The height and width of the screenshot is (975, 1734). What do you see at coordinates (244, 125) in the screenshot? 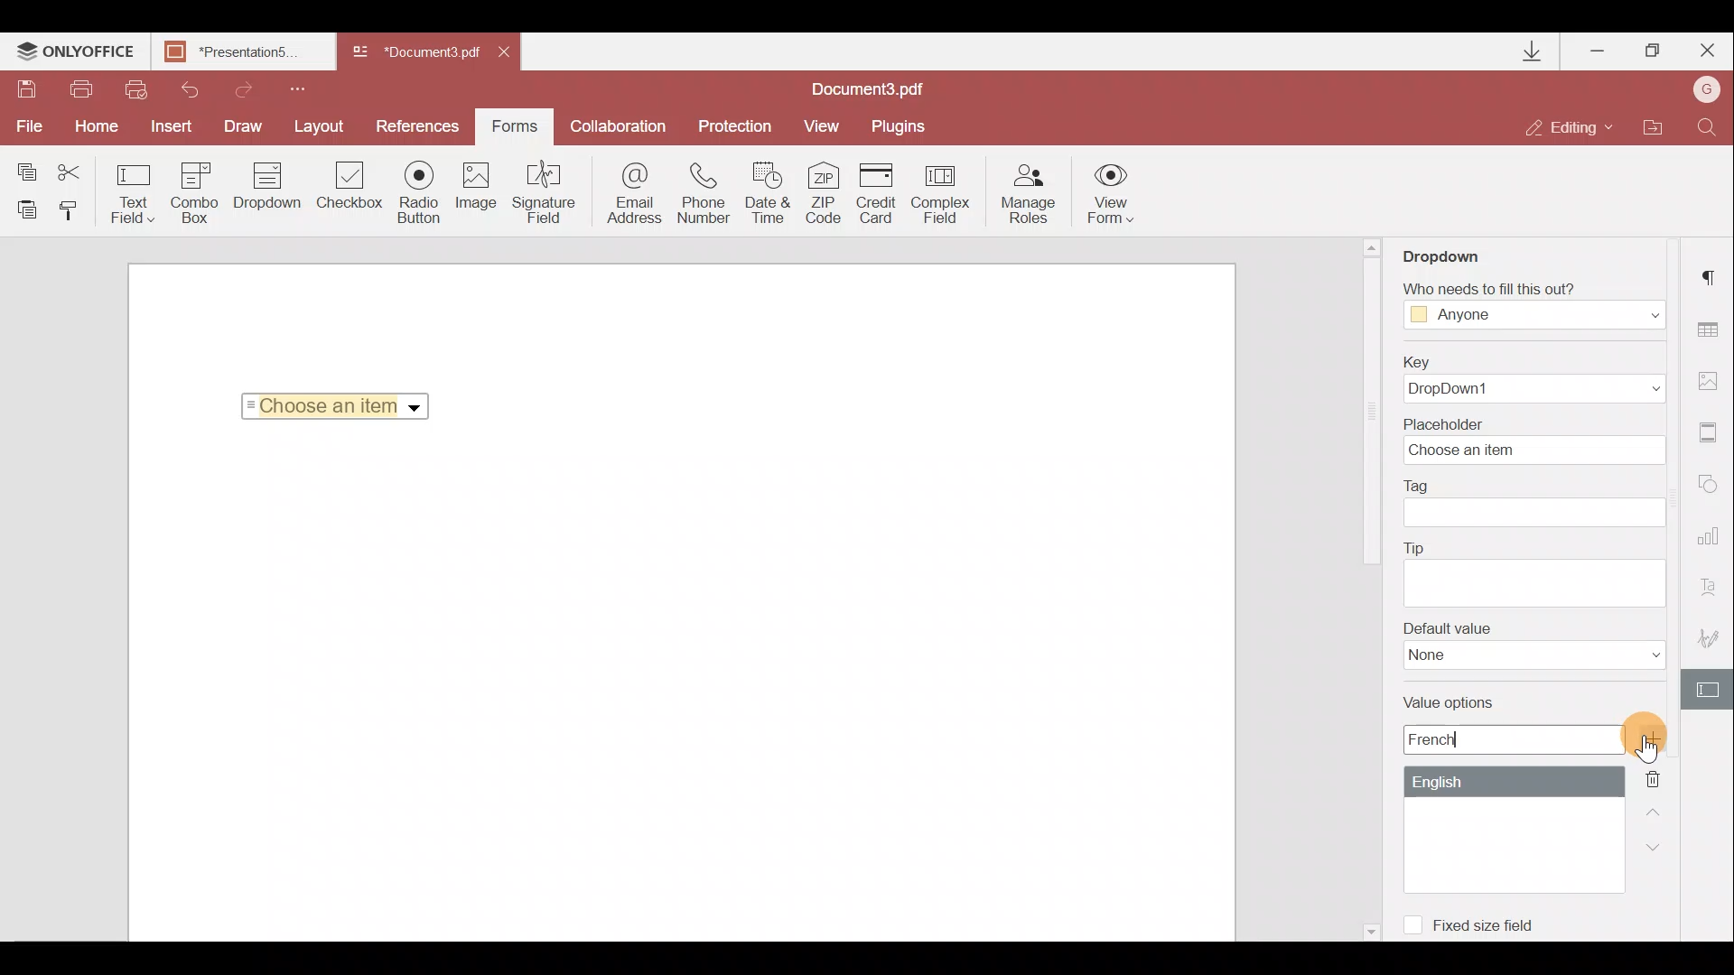
I see `Draw` at bounding box center [244, 125].